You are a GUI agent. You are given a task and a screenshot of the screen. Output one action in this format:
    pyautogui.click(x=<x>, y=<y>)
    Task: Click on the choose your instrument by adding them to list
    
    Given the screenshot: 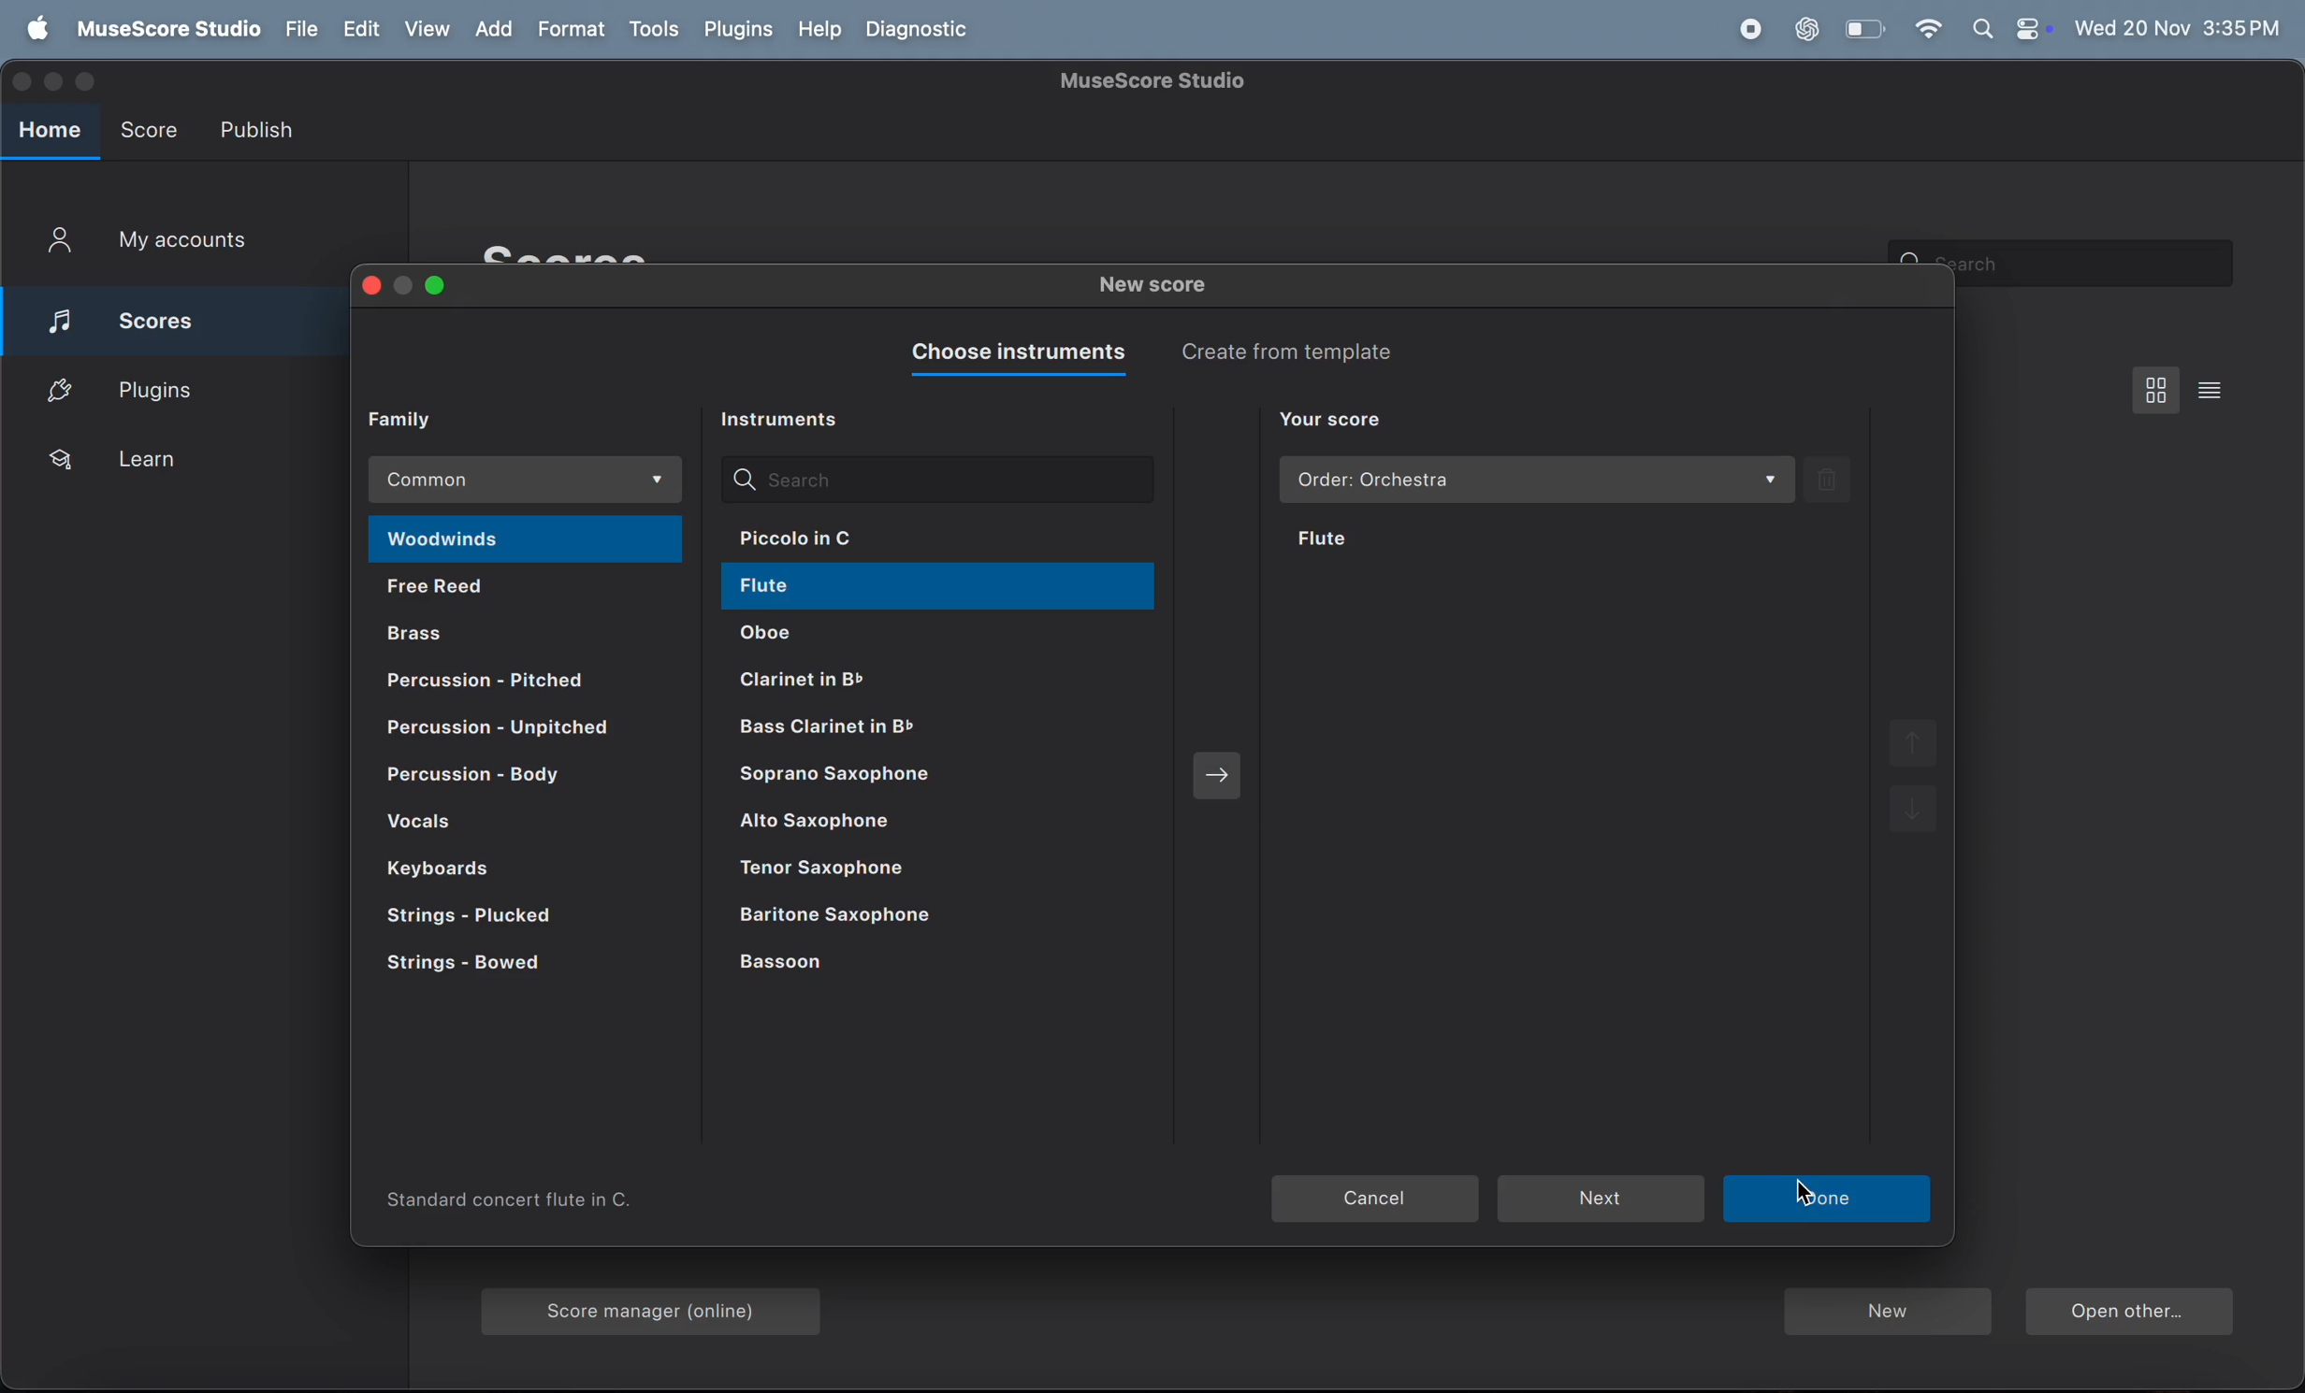 What is the action you would take?
    pyautogui.click(x=1576, y=846)
    